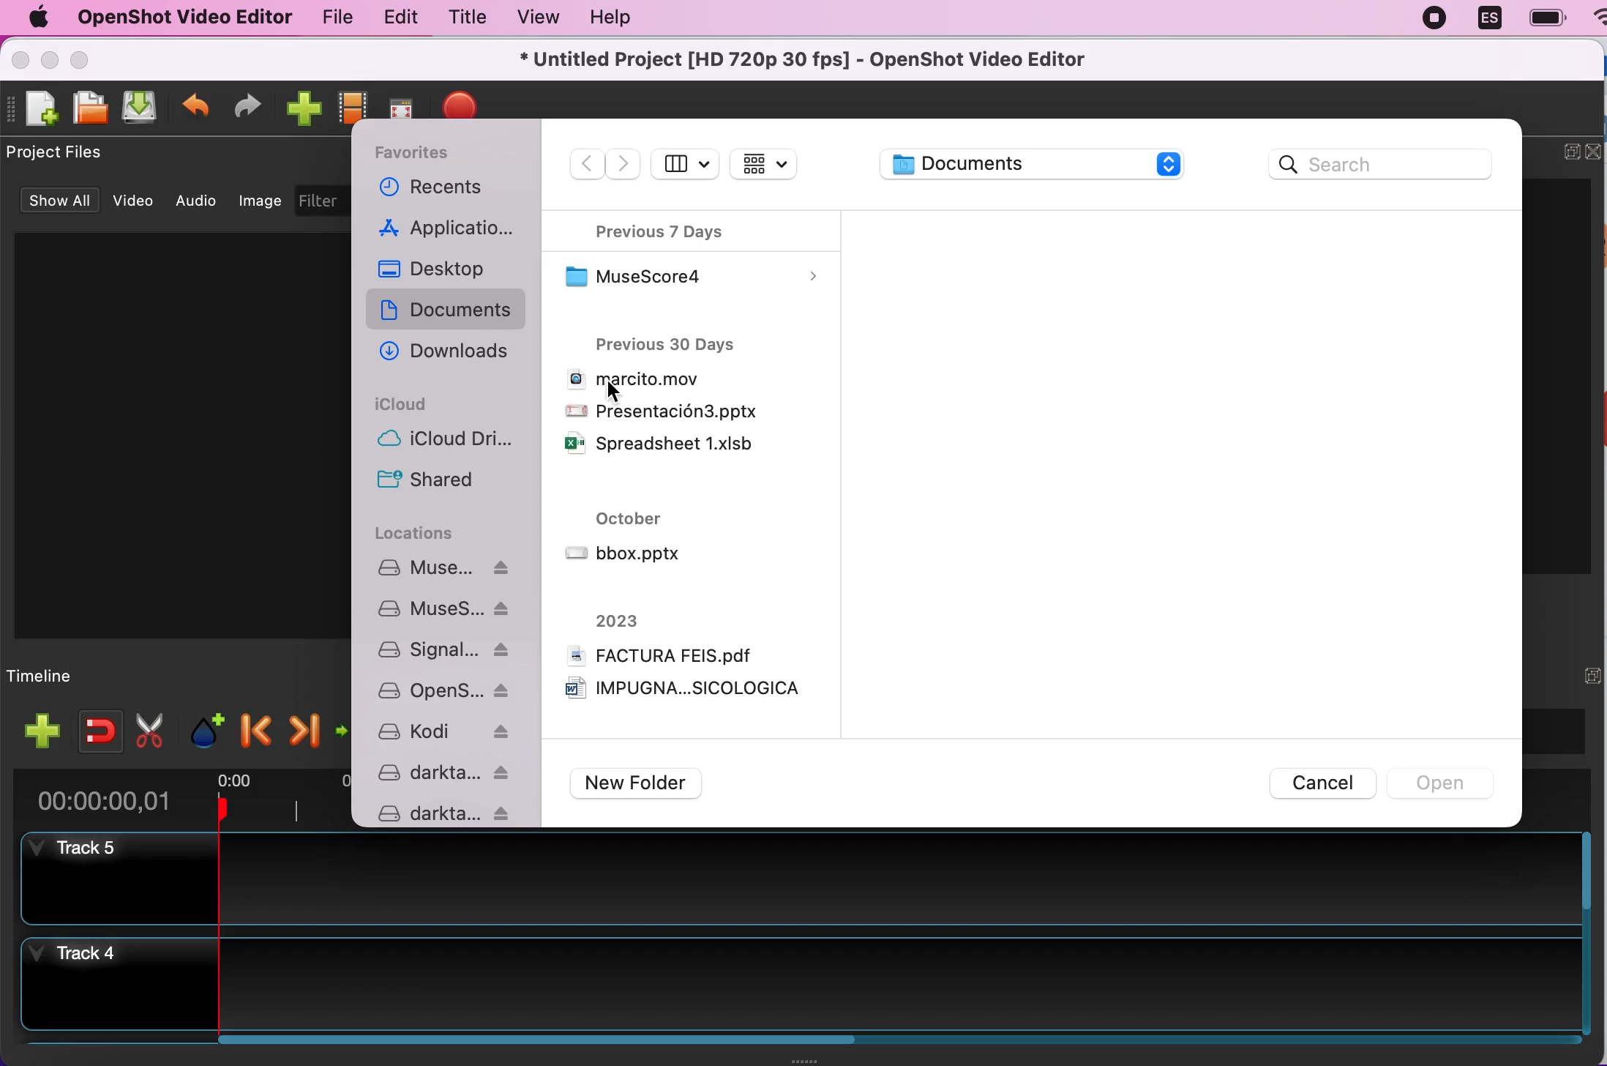 This screenshot has height=1066, width=1607. I want to click on expand/hide, so click(1588, 674).